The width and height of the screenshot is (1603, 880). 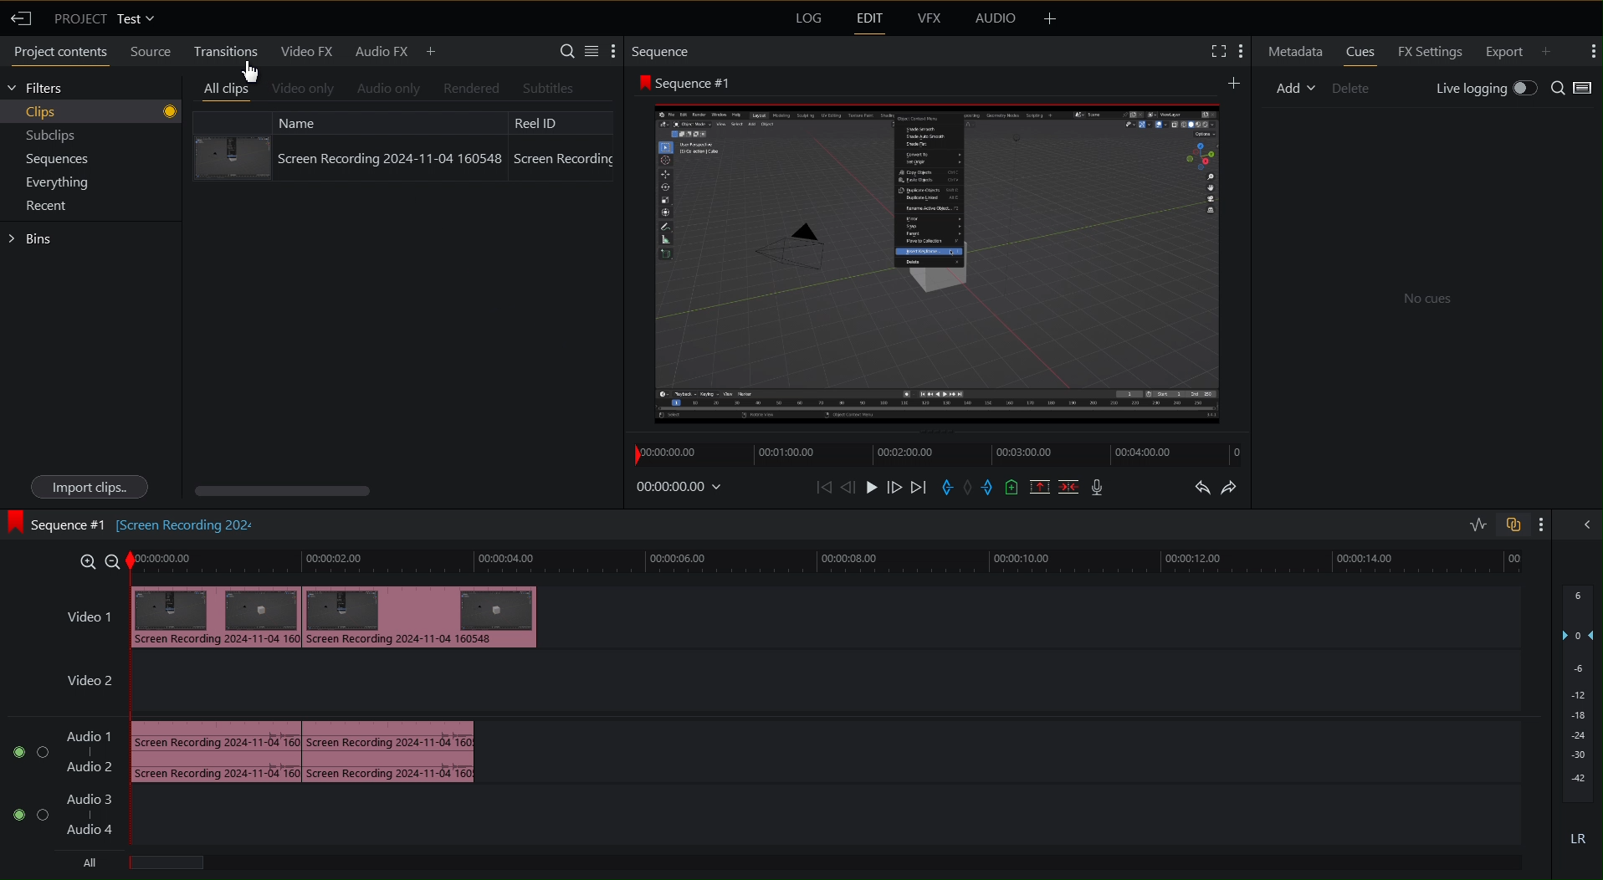 What do you see at coordinates (586, 49) in the screenshot?
I see `Settings` at bounding box center [586, 49].